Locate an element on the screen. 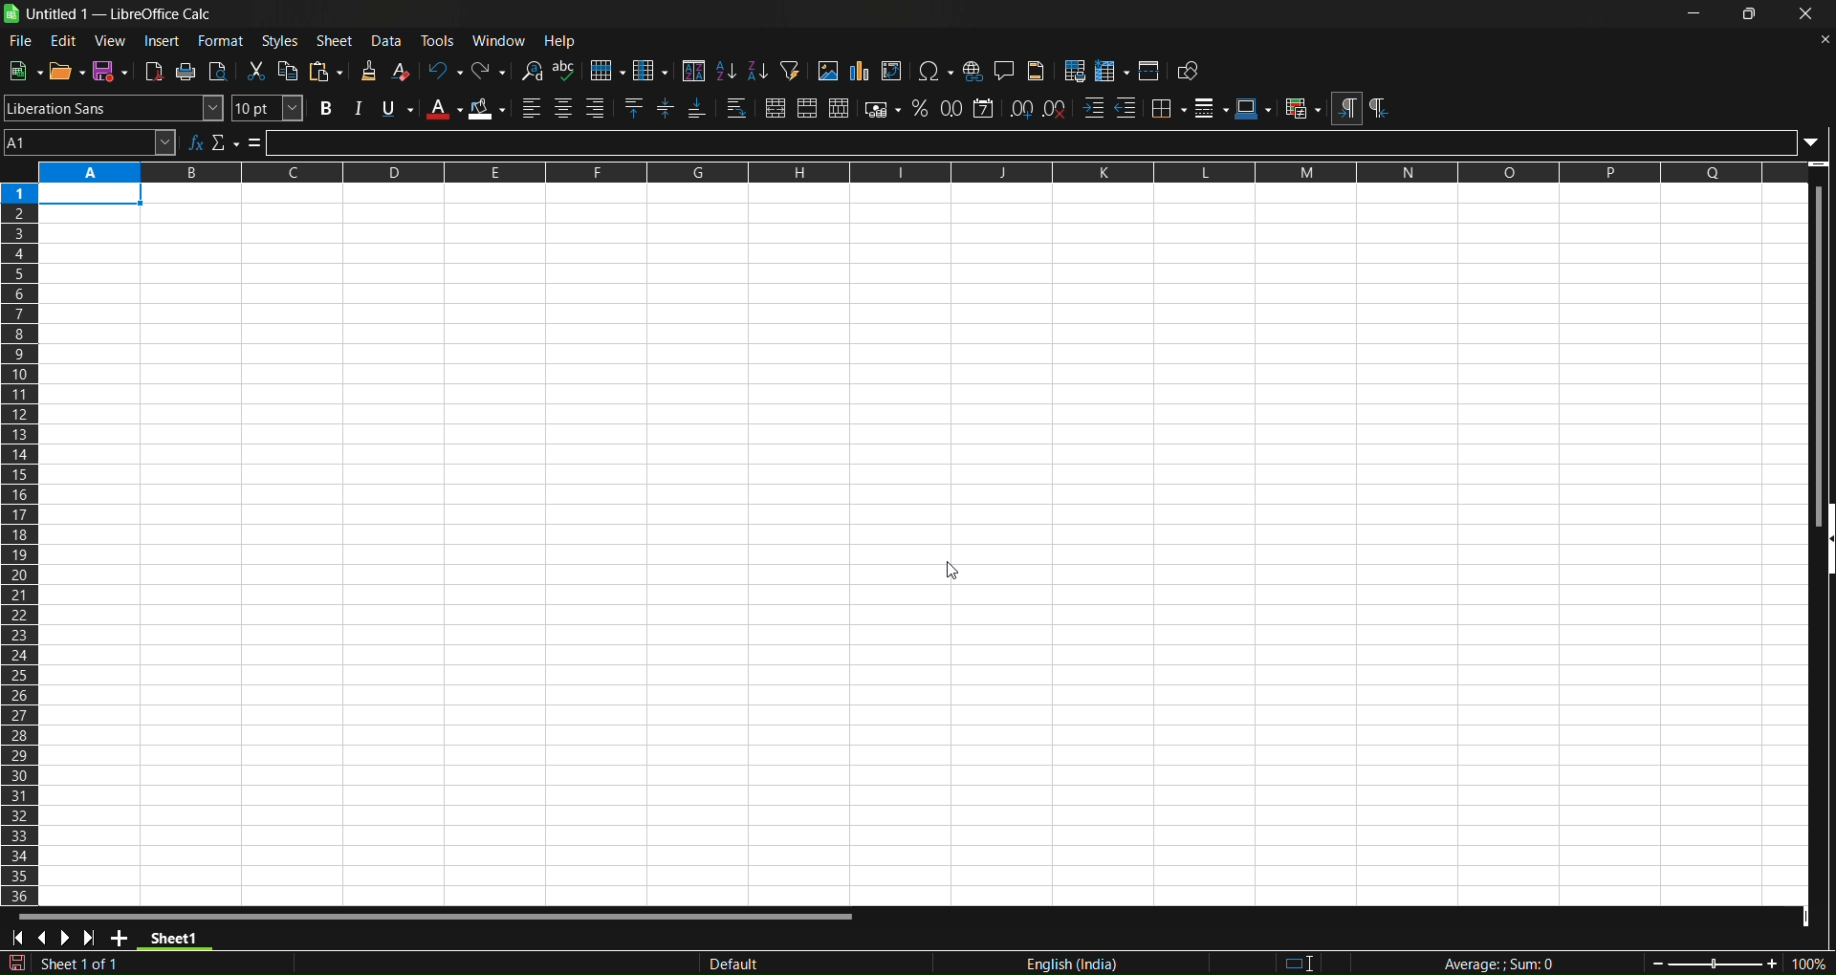  add decimal place is located at coordinates (1023, 107).